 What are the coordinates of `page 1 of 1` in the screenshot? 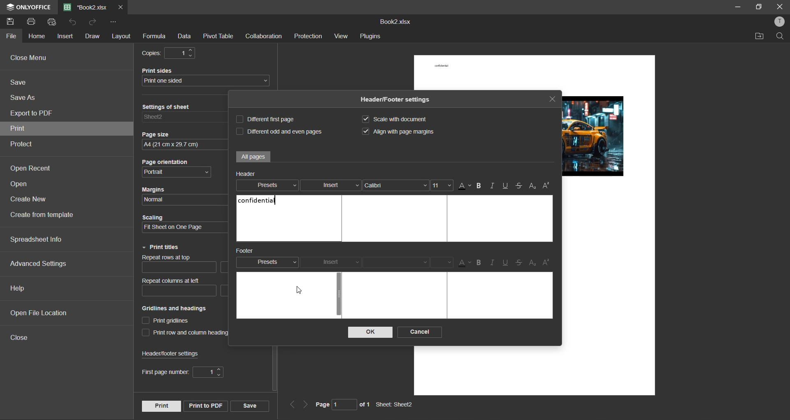 It's located at (343, 405).